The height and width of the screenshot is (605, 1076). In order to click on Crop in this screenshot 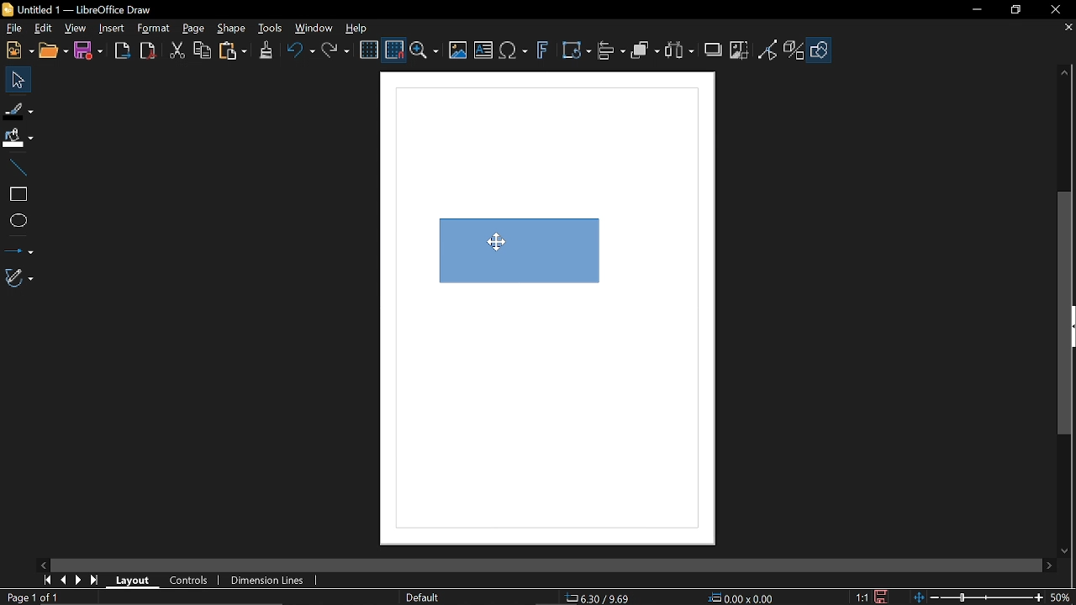, I will do `click(741, 51)`.